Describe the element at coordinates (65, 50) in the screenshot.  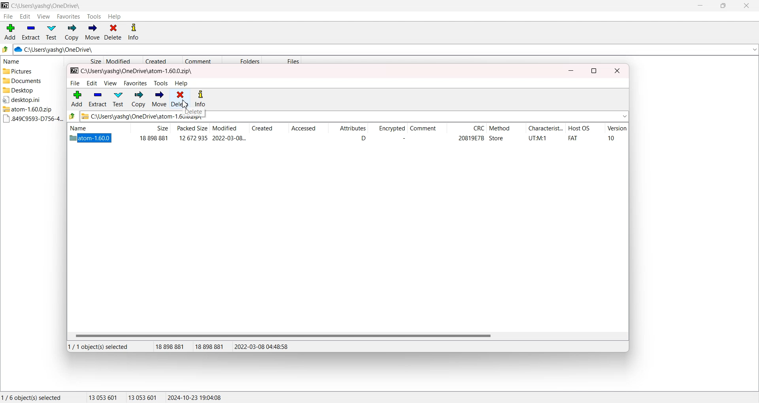
I see `C:\Users\yashg\OneDrive\` at that location.